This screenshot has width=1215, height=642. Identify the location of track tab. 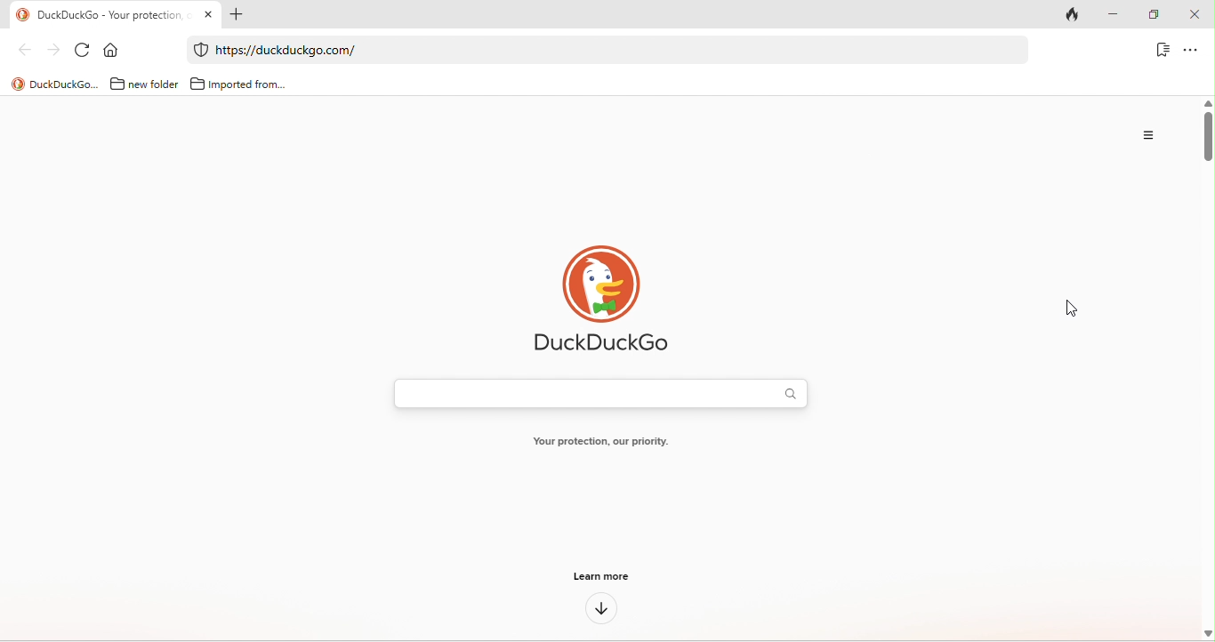
(1077, 13).